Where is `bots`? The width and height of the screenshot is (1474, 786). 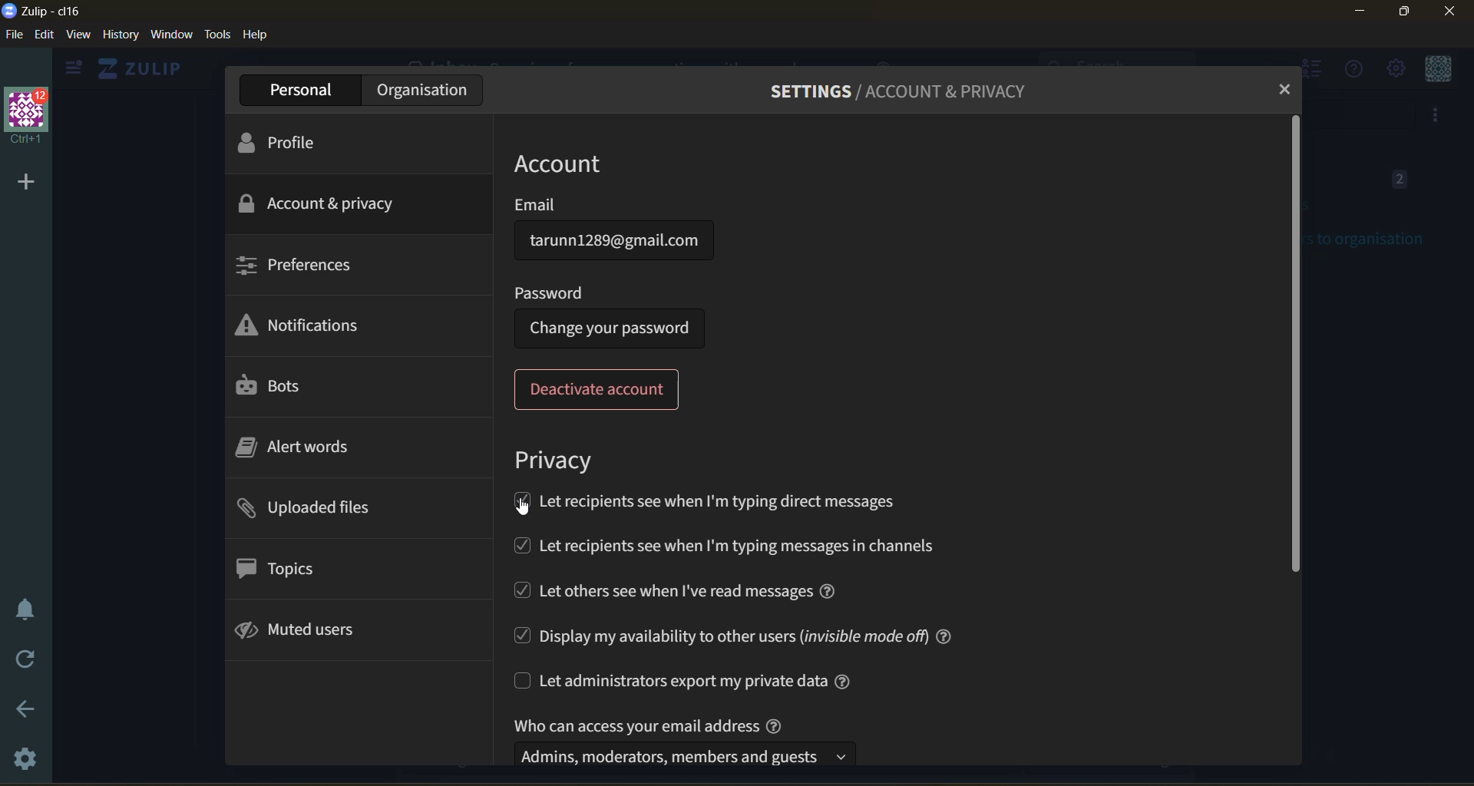 bots is located at coordinates (276, 387).